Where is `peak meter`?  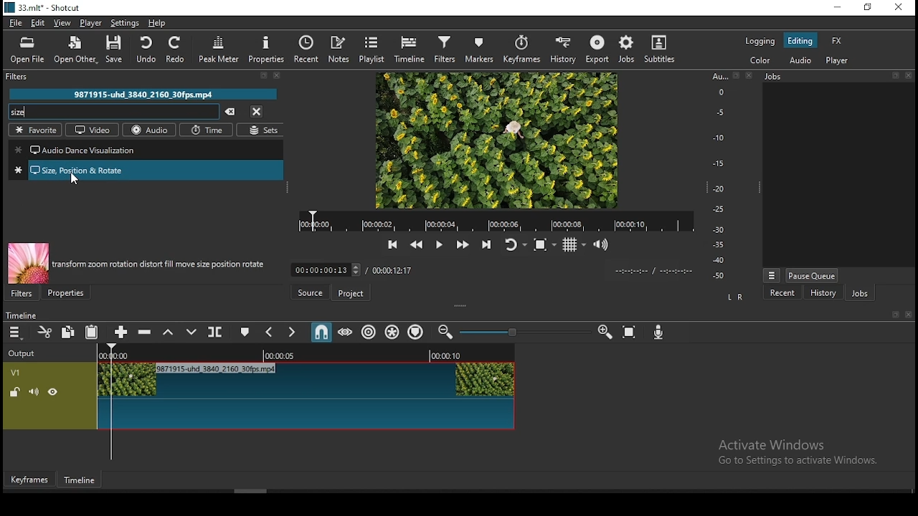 peak meter is located at coordinates (220, 49).